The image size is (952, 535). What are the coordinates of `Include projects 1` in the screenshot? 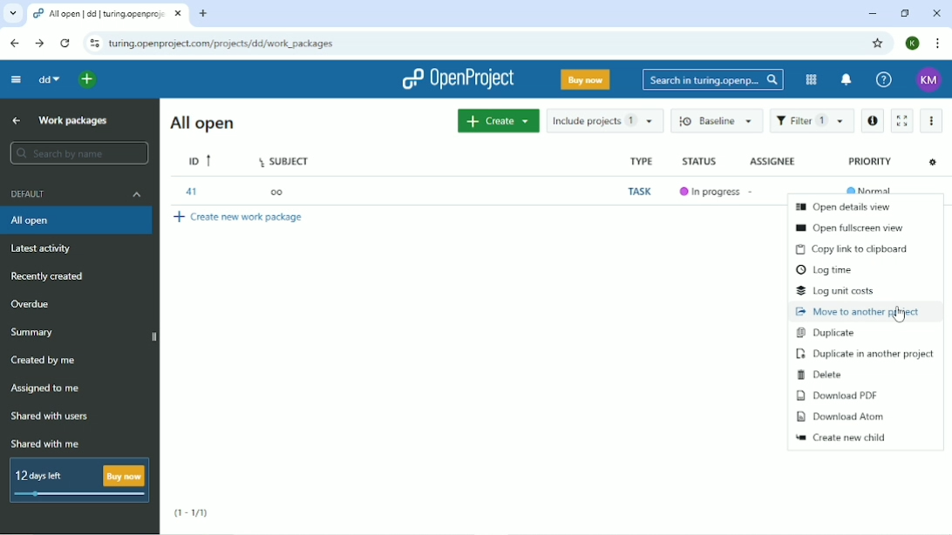 It's located at (605, 122).